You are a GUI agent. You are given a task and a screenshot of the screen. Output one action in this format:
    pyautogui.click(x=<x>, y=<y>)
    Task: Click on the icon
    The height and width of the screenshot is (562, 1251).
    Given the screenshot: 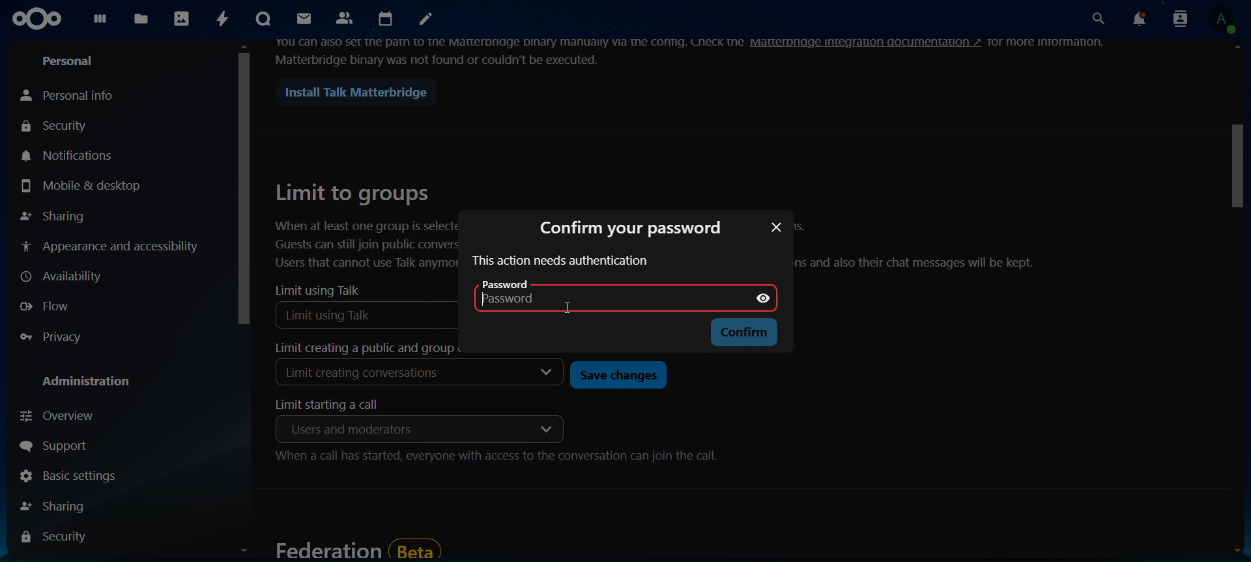 What is the action you would take?
    pyautogui.click(x=38, y=19)
    